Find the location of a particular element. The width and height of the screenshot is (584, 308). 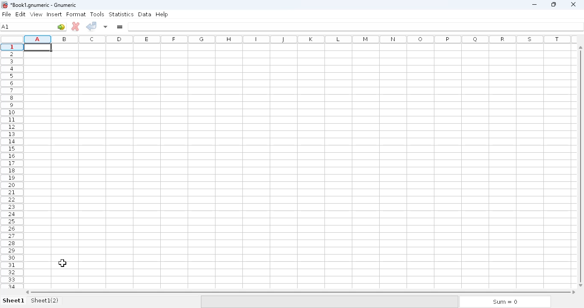

data is located at coordinates (145, 14).